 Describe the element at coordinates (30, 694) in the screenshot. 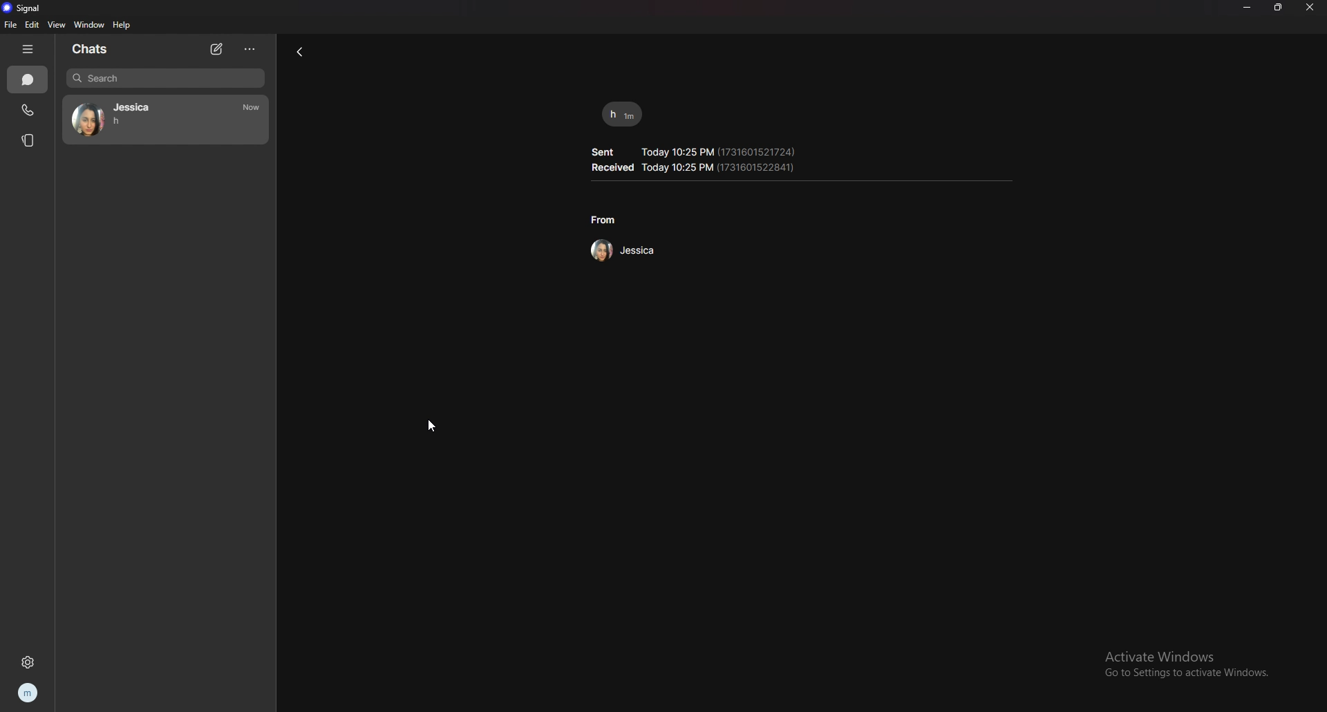

I see `profile` at that location.